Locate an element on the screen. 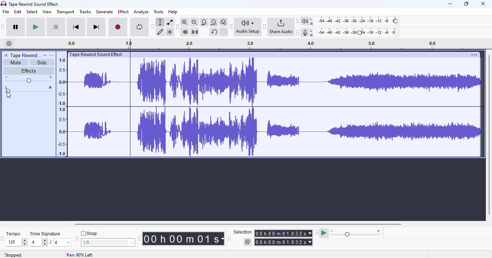 The height and width of the screenshot is (258, 492). open menu is located at coordinates (52, 55).